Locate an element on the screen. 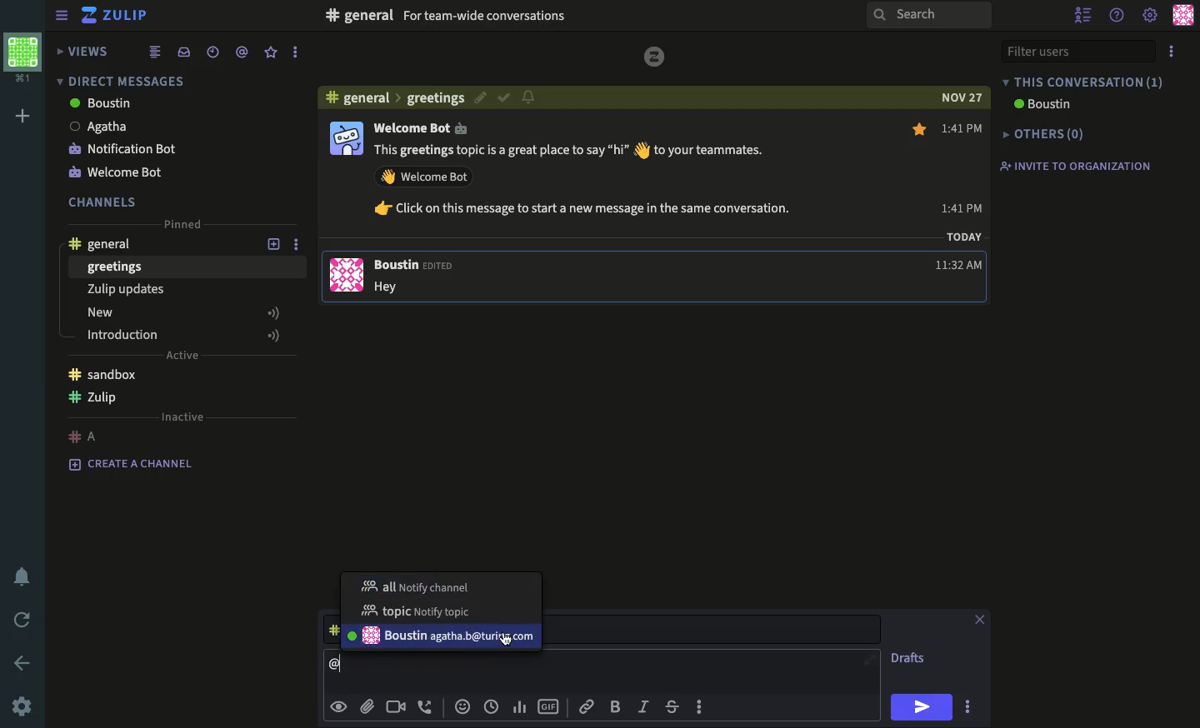 This screenshot has height=728, width=1200. settings is located at coordinates (21, 708).